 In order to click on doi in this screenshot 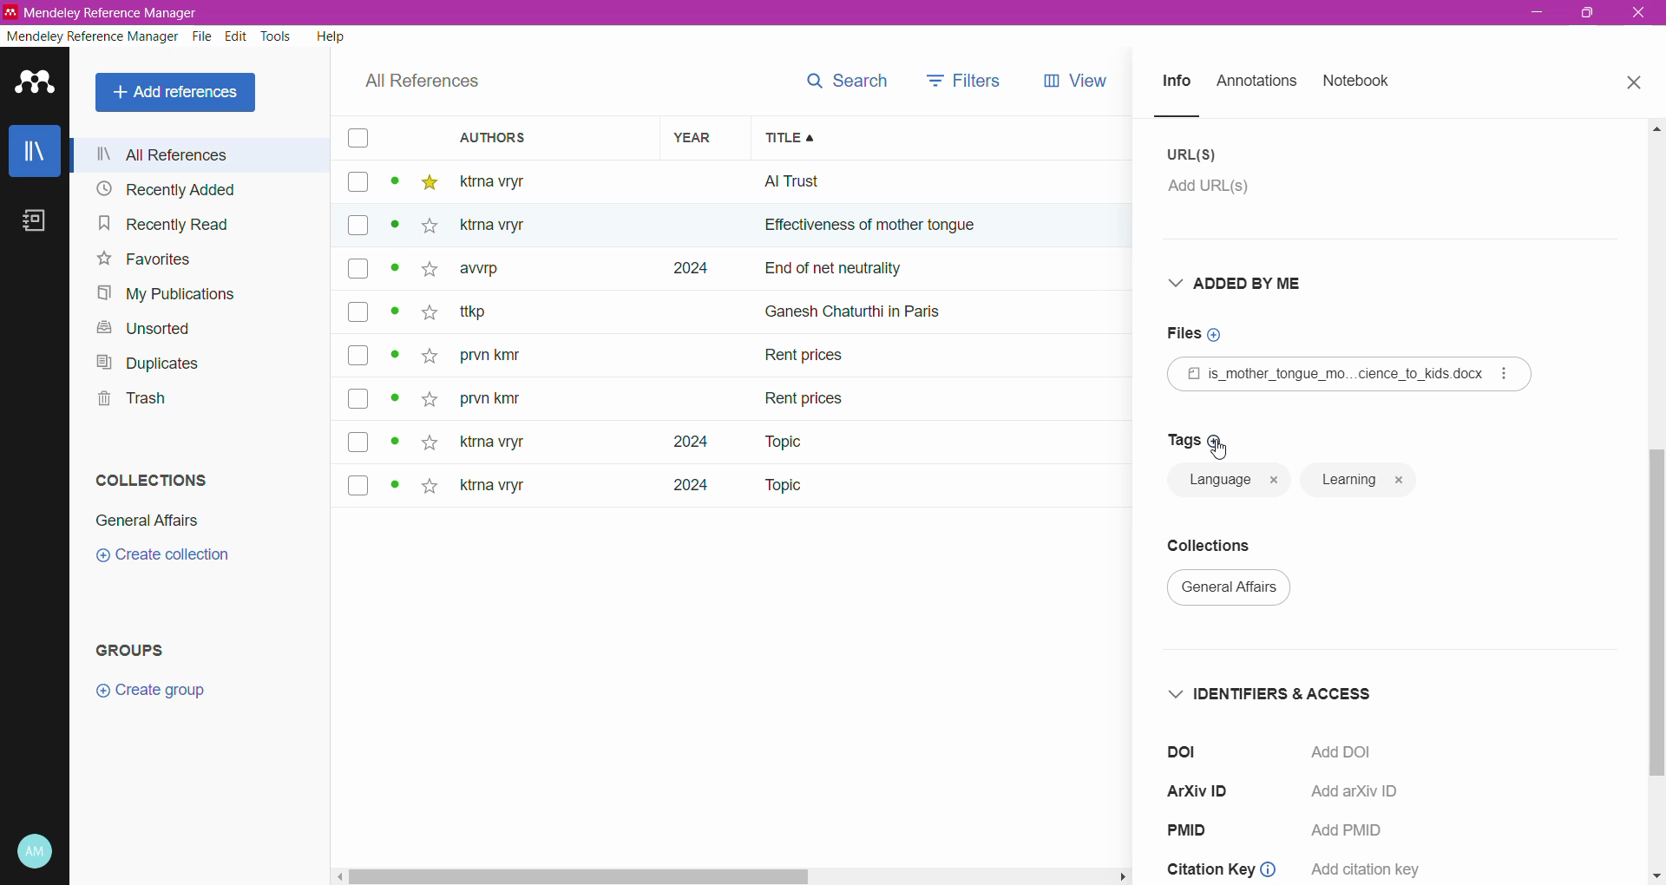, I will do `click(1186, 751)`.